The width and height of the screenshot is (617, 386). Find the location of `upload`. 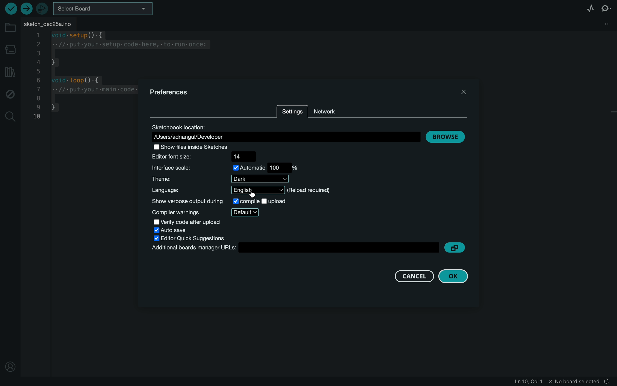

upload is located at coordinates (25, 9).